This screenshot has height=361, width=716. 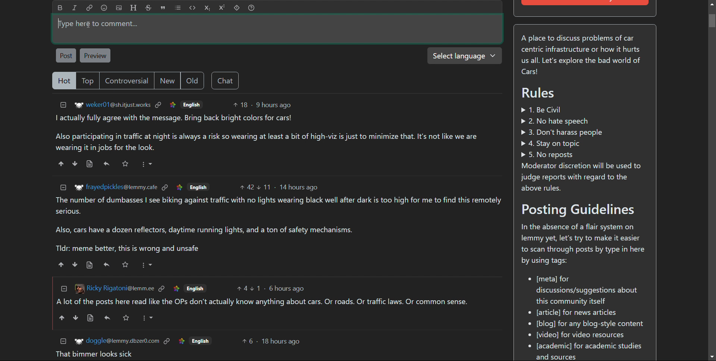 What do you see at coordinates (63, 341) in the screenshot?
I see `collapse` at bounding box center [63, 341].